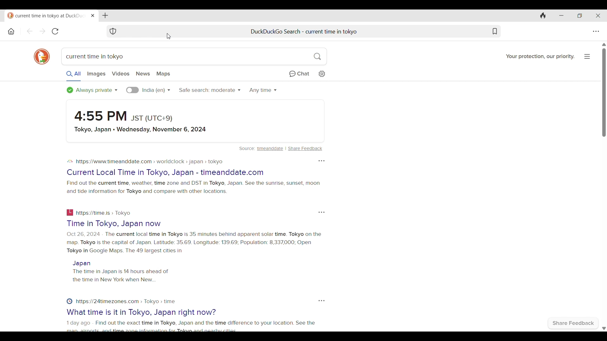 This screenshot has width=607, height=341. What do you see at coordinates (322, 161) in the screenshot?
I see `More settings` at bounding box center [322, 161].